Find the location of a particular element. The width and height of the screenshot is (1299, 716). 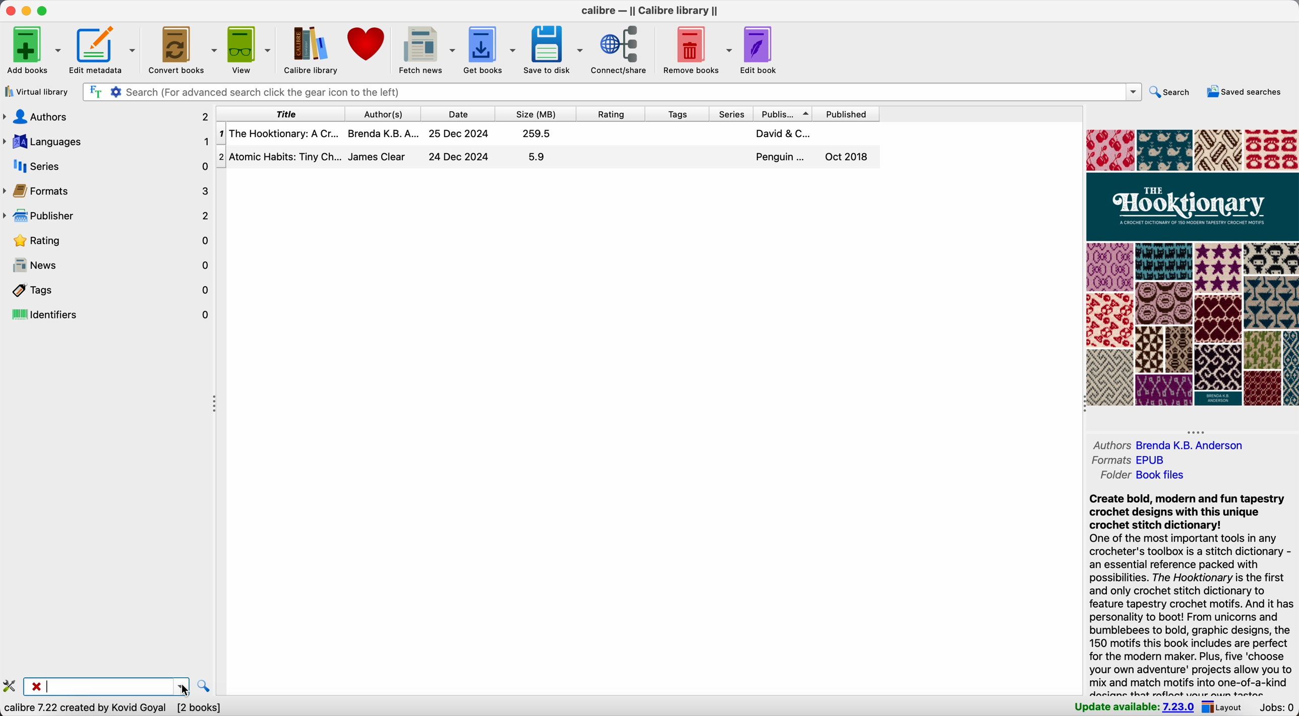

connect/share is located at coordinates (621, 51).